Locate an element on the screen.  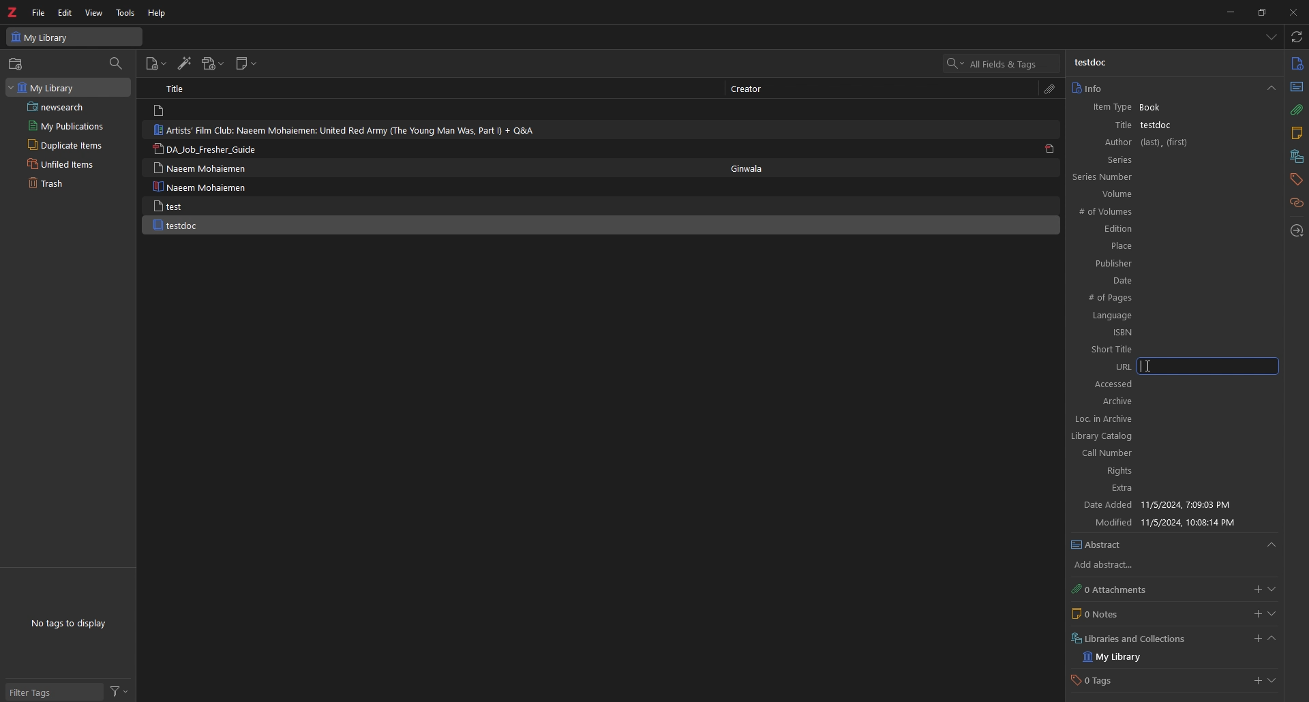
add libraries and collections is located at coordinates (1255, 639).